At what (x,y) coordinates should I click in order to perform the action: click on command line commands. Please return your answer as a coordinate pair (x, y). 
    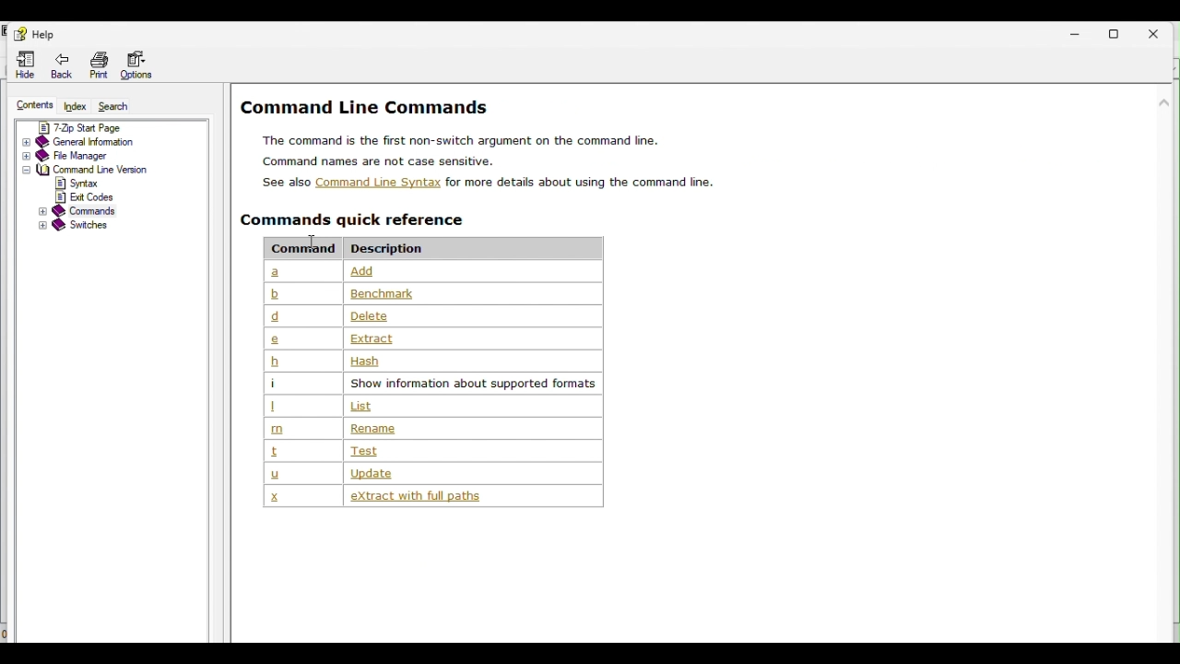
    Looking at the image, I should click on (368, 105).